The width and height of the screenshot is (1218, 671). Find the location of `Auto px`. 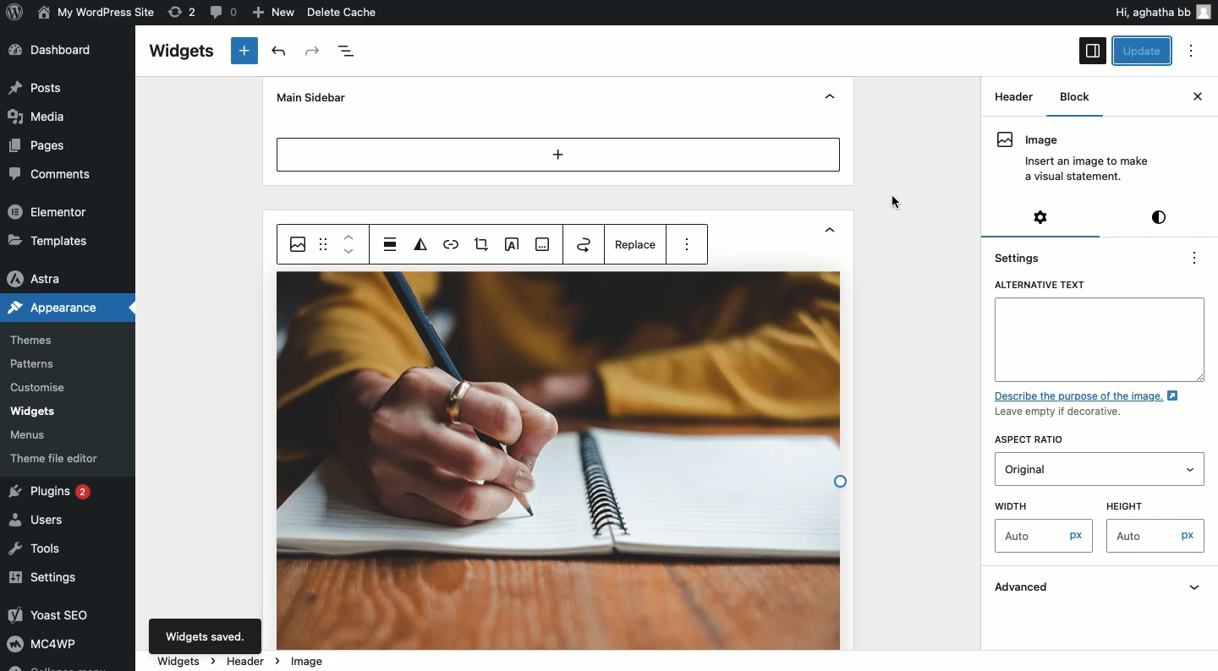

Auto px is located at coordinates (1158, 537).